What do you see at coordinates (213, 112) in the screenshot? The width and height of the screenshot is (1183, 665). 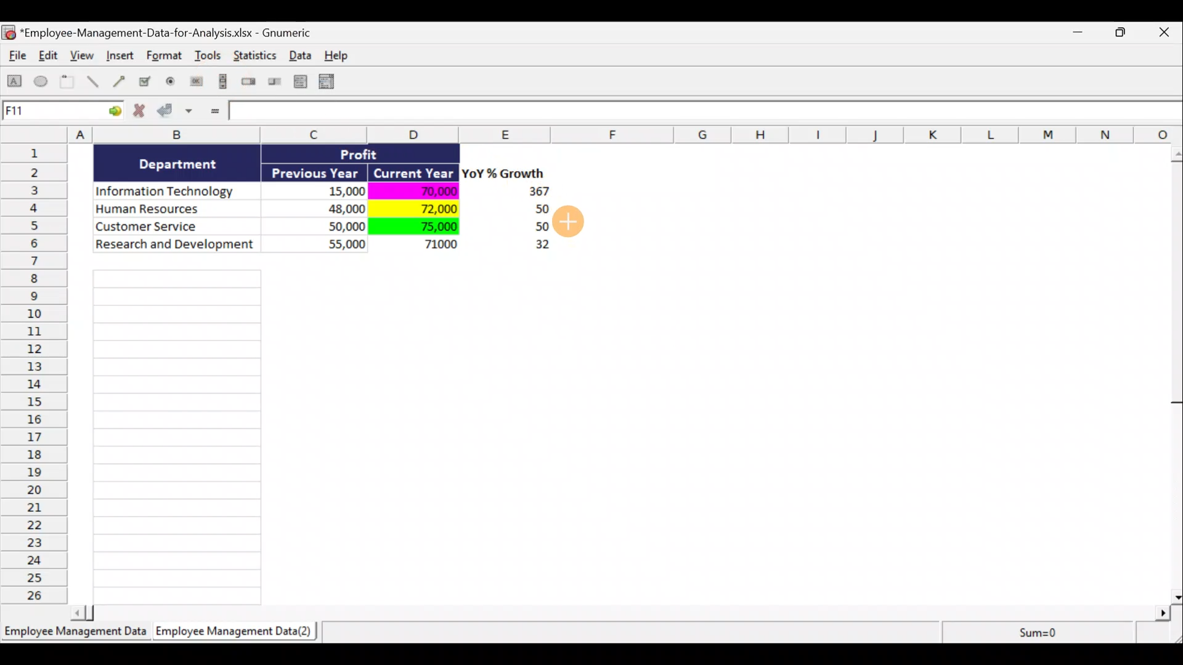 I see `Enter formula` at bounding box center [213, 112].